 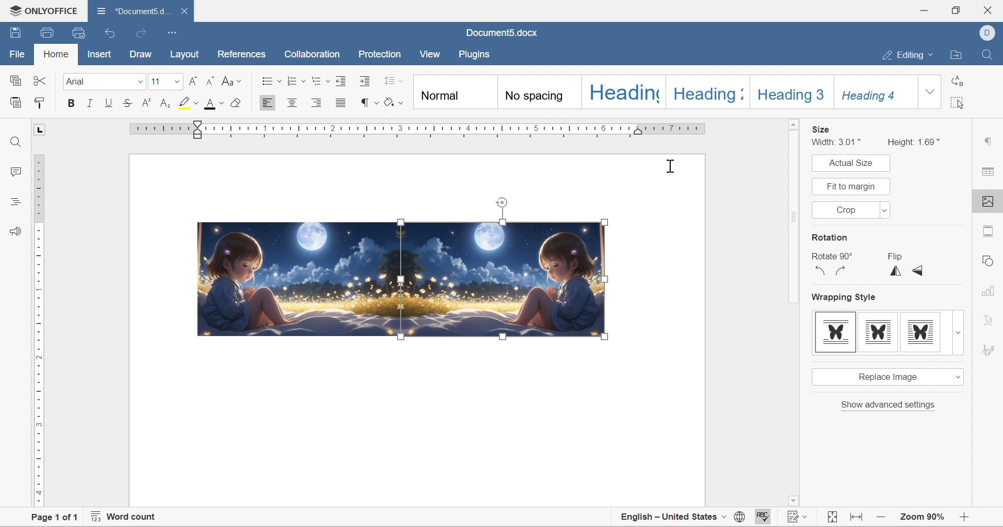 I want to click on protection, so click(x=378, y=54).